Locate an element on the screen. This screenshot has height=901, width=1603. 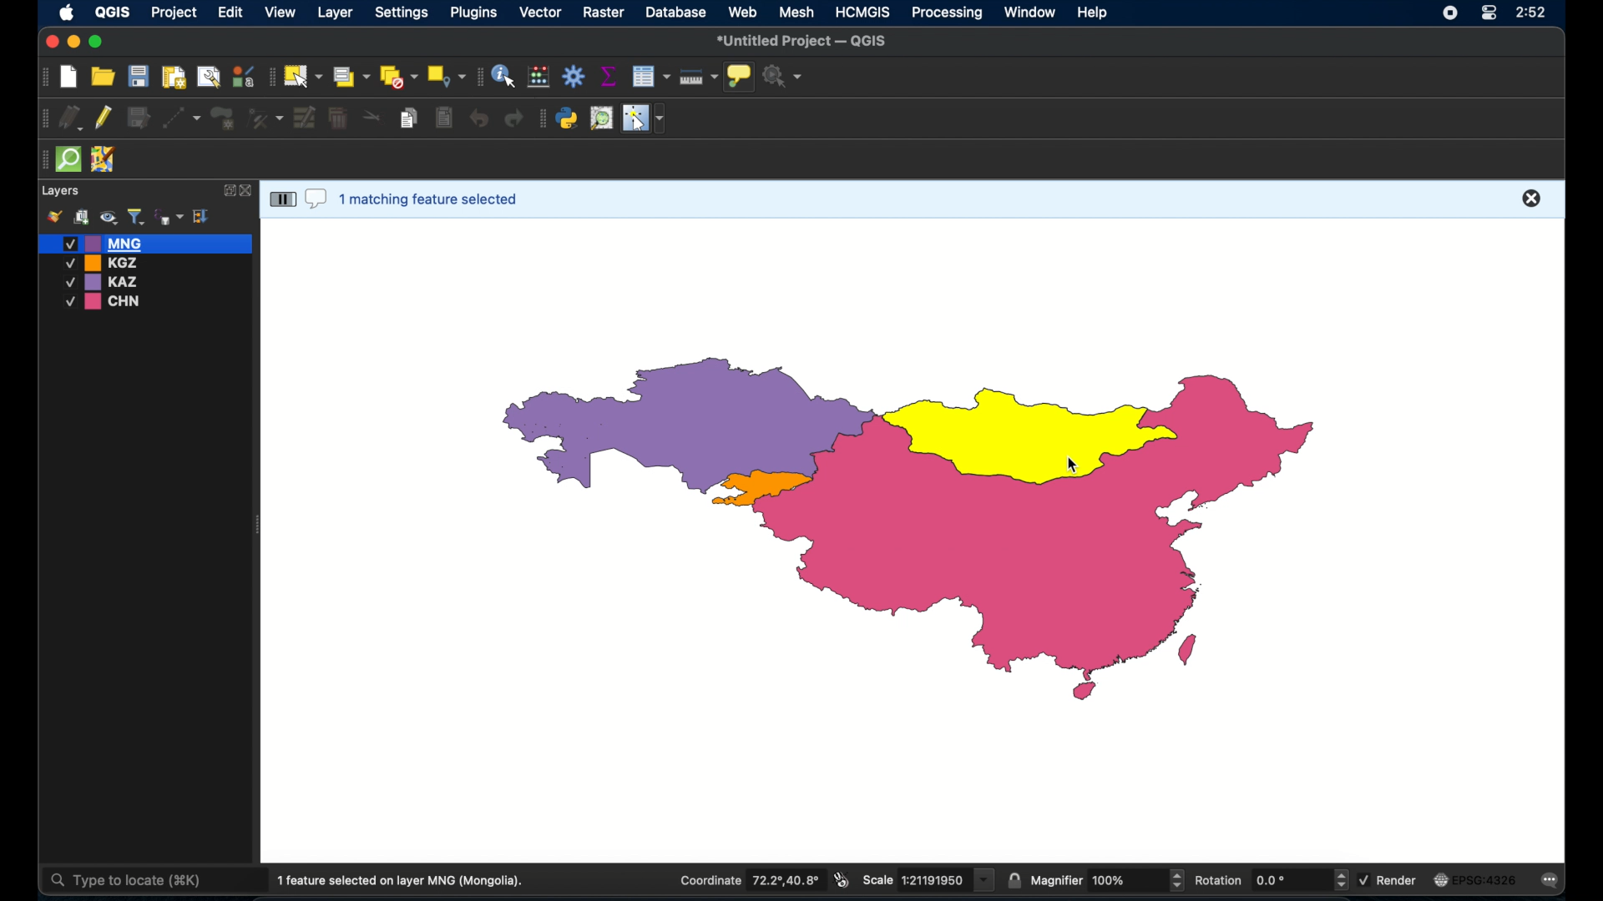
KGZ is located at coordinates (105, 263).